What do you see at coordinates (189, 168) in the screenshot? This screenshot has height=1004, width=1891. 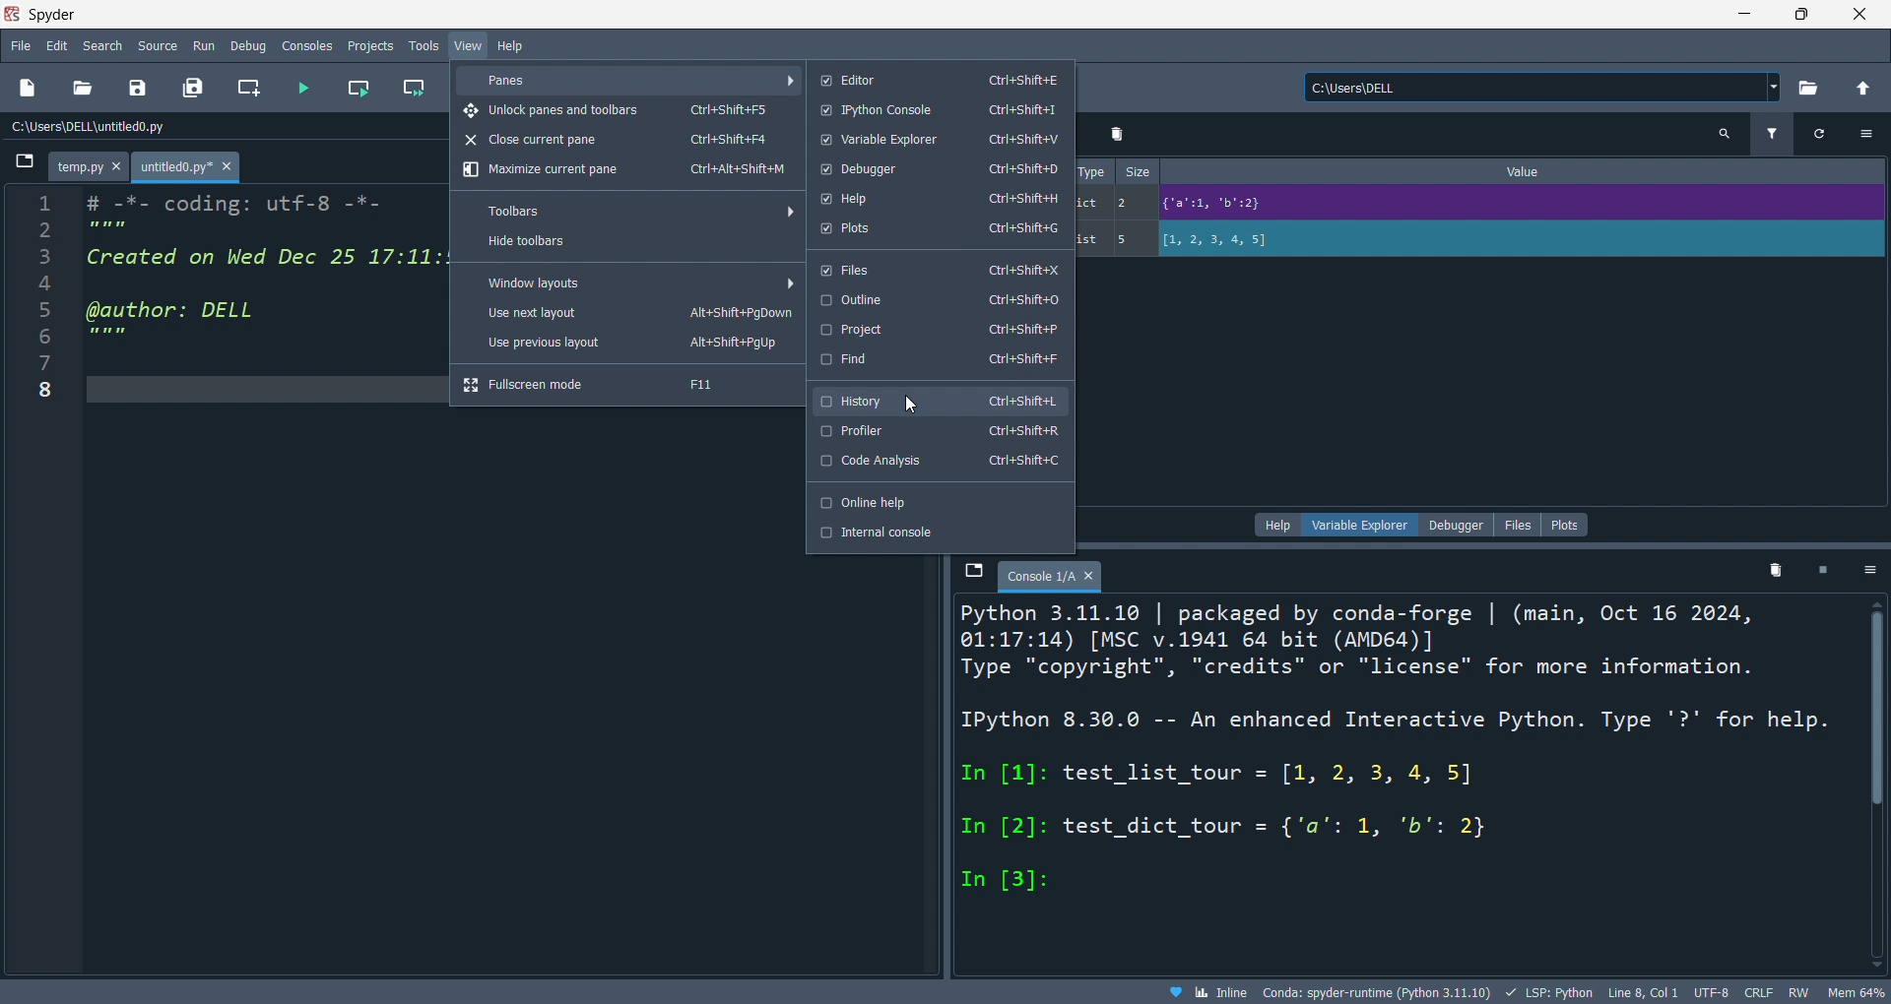 I see `untitled` at bounding box center [189, 168].